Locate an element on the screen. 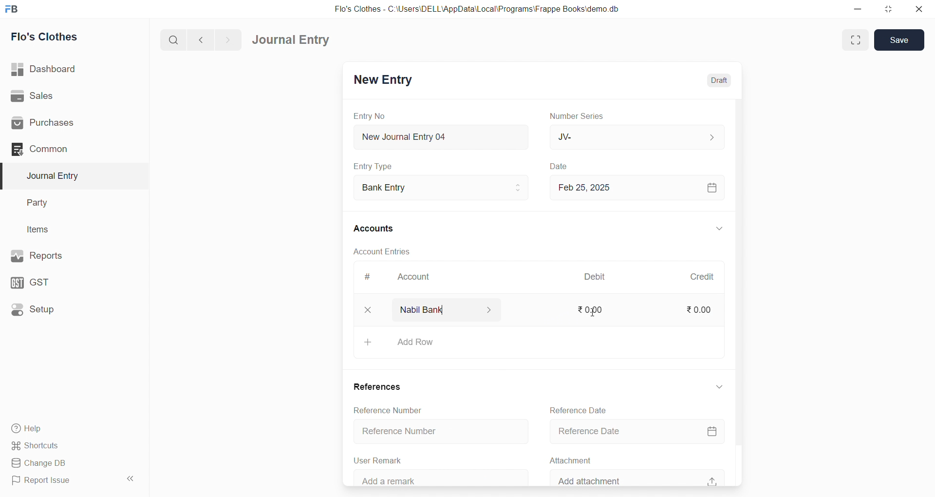 The width and height of the screenshot is (935, 497). Dashboard is located at coordinates (72, 69).